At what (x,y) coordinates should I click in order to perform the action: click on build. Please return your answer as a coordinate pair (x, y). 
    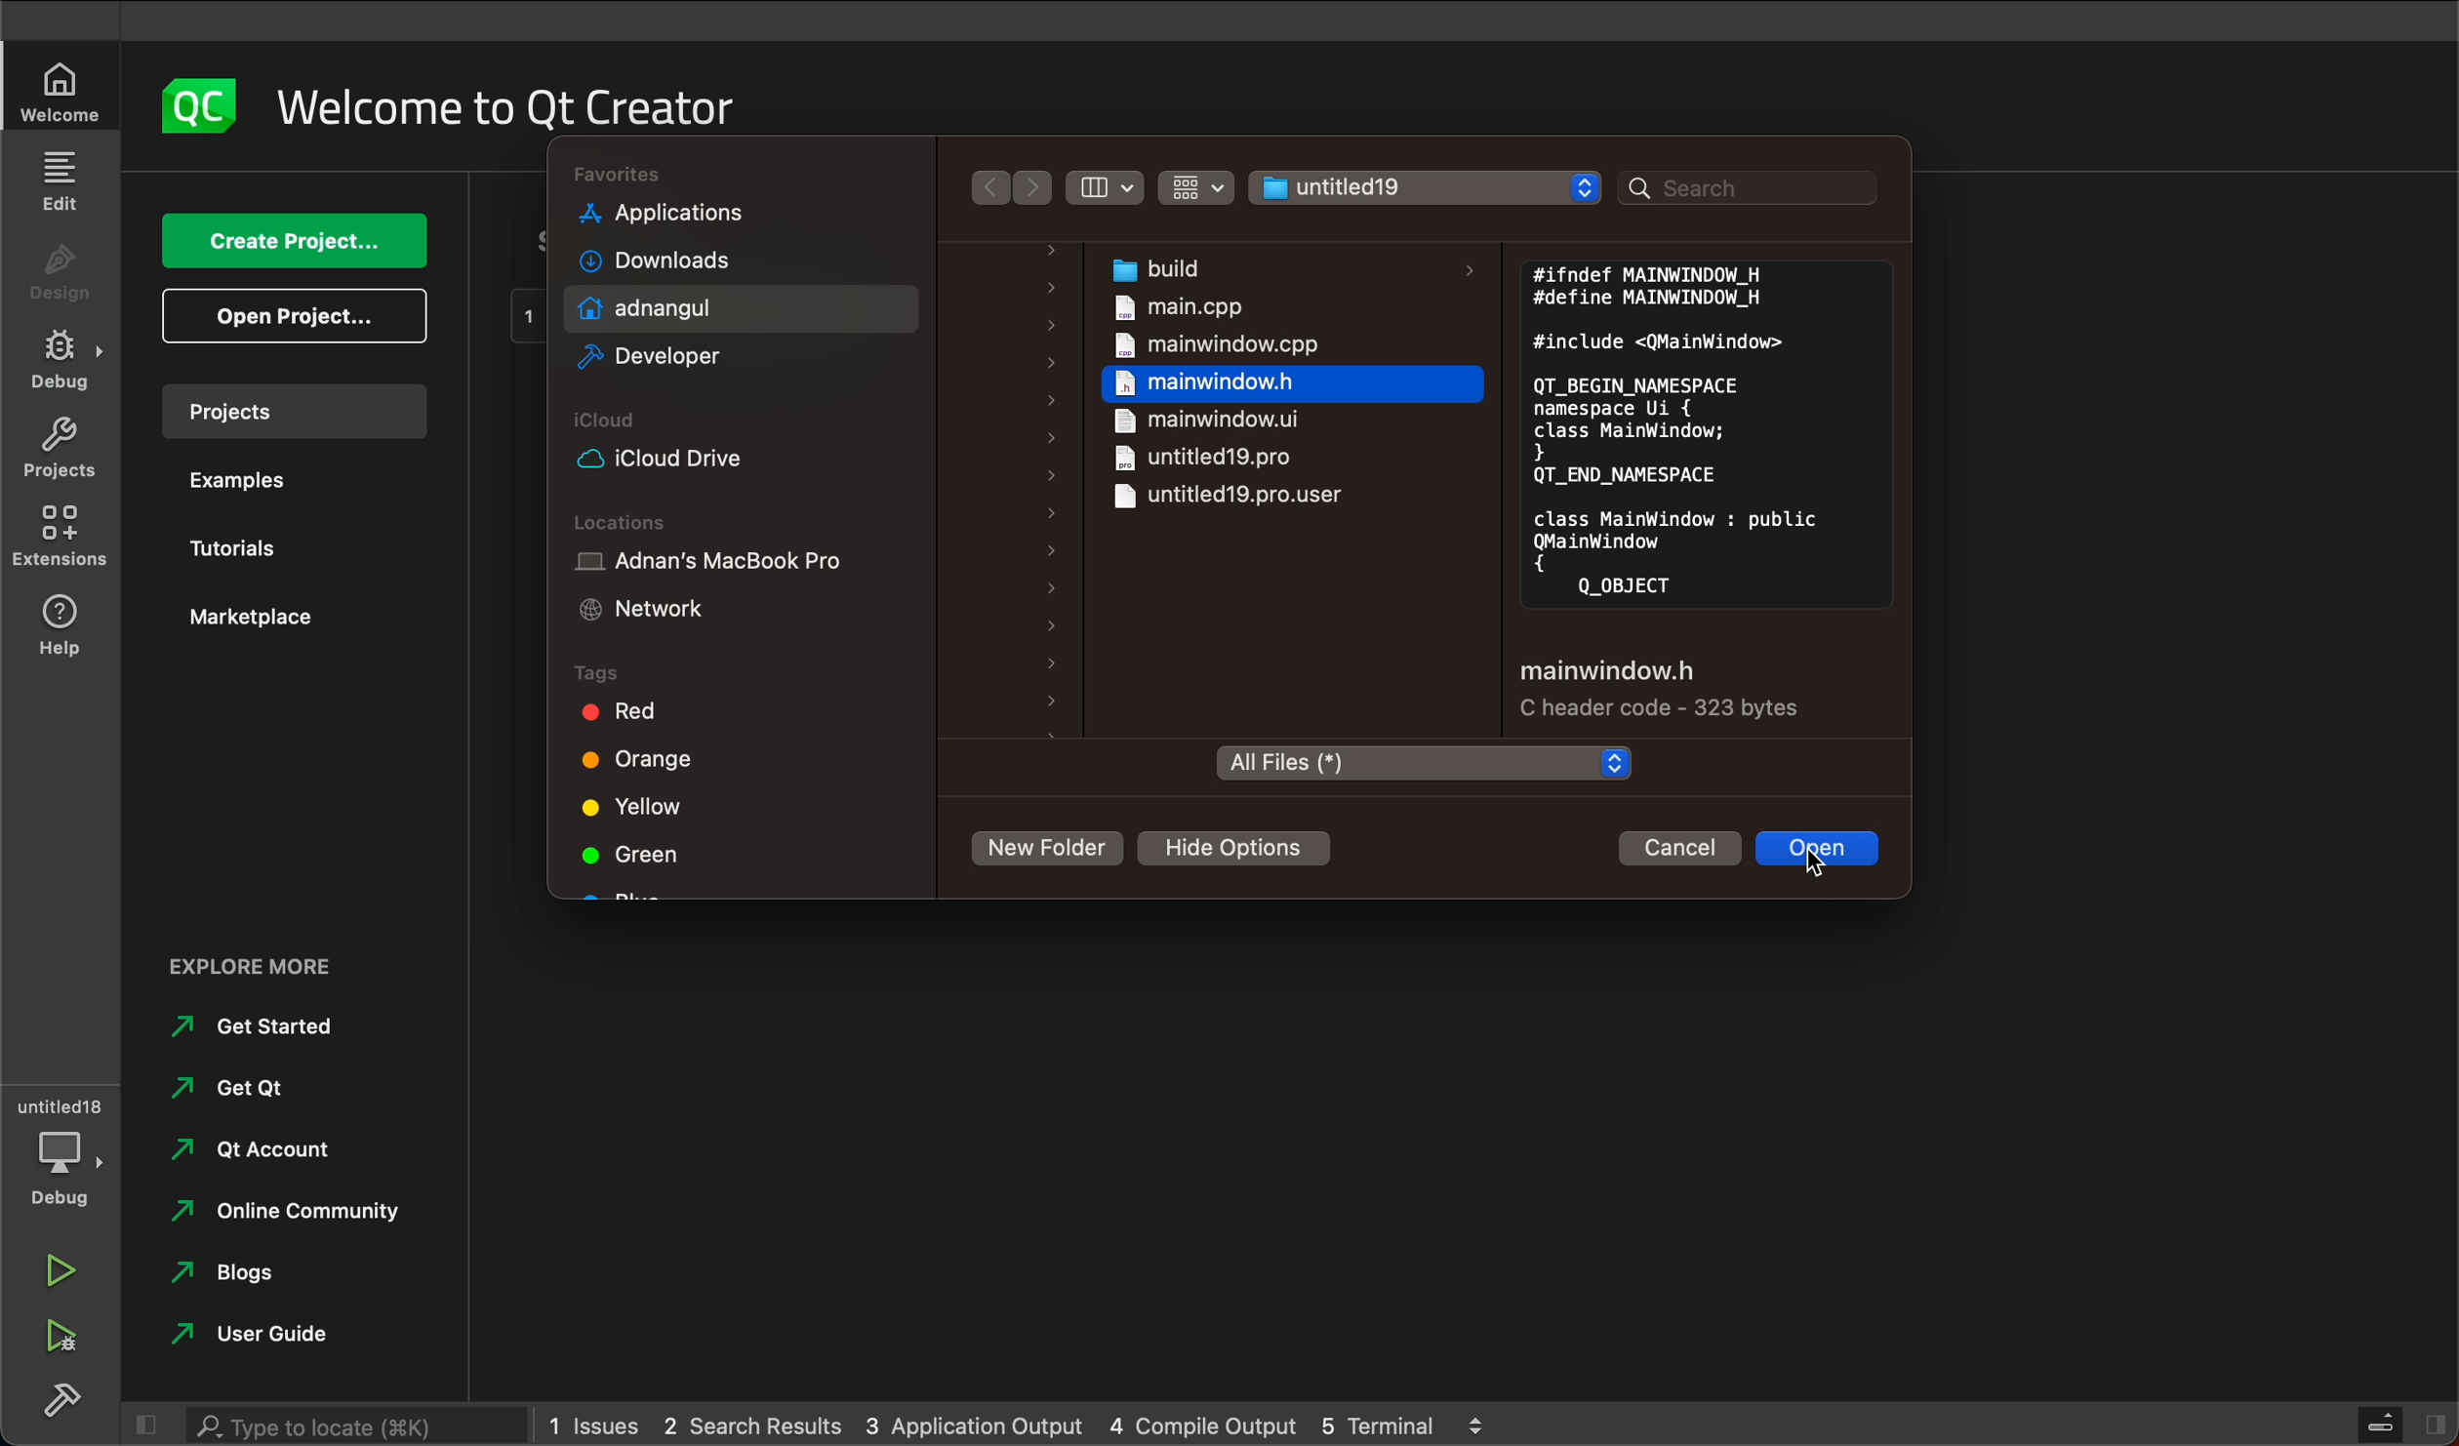
    Looking at the image, I should click on (1298, 266).